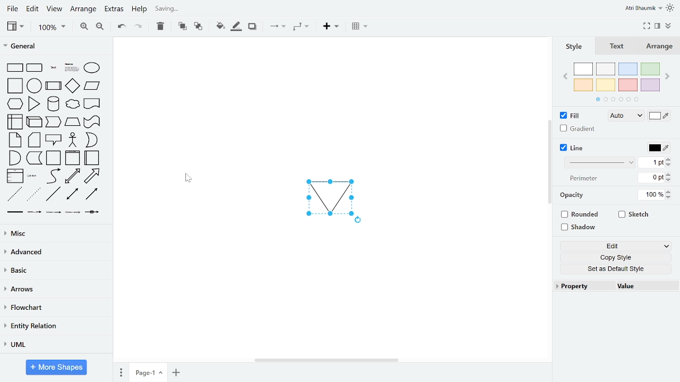  What do you see at coordinates (13, 68) in the screenshot?
I see `rectangle` at bounding box center [13, 68].